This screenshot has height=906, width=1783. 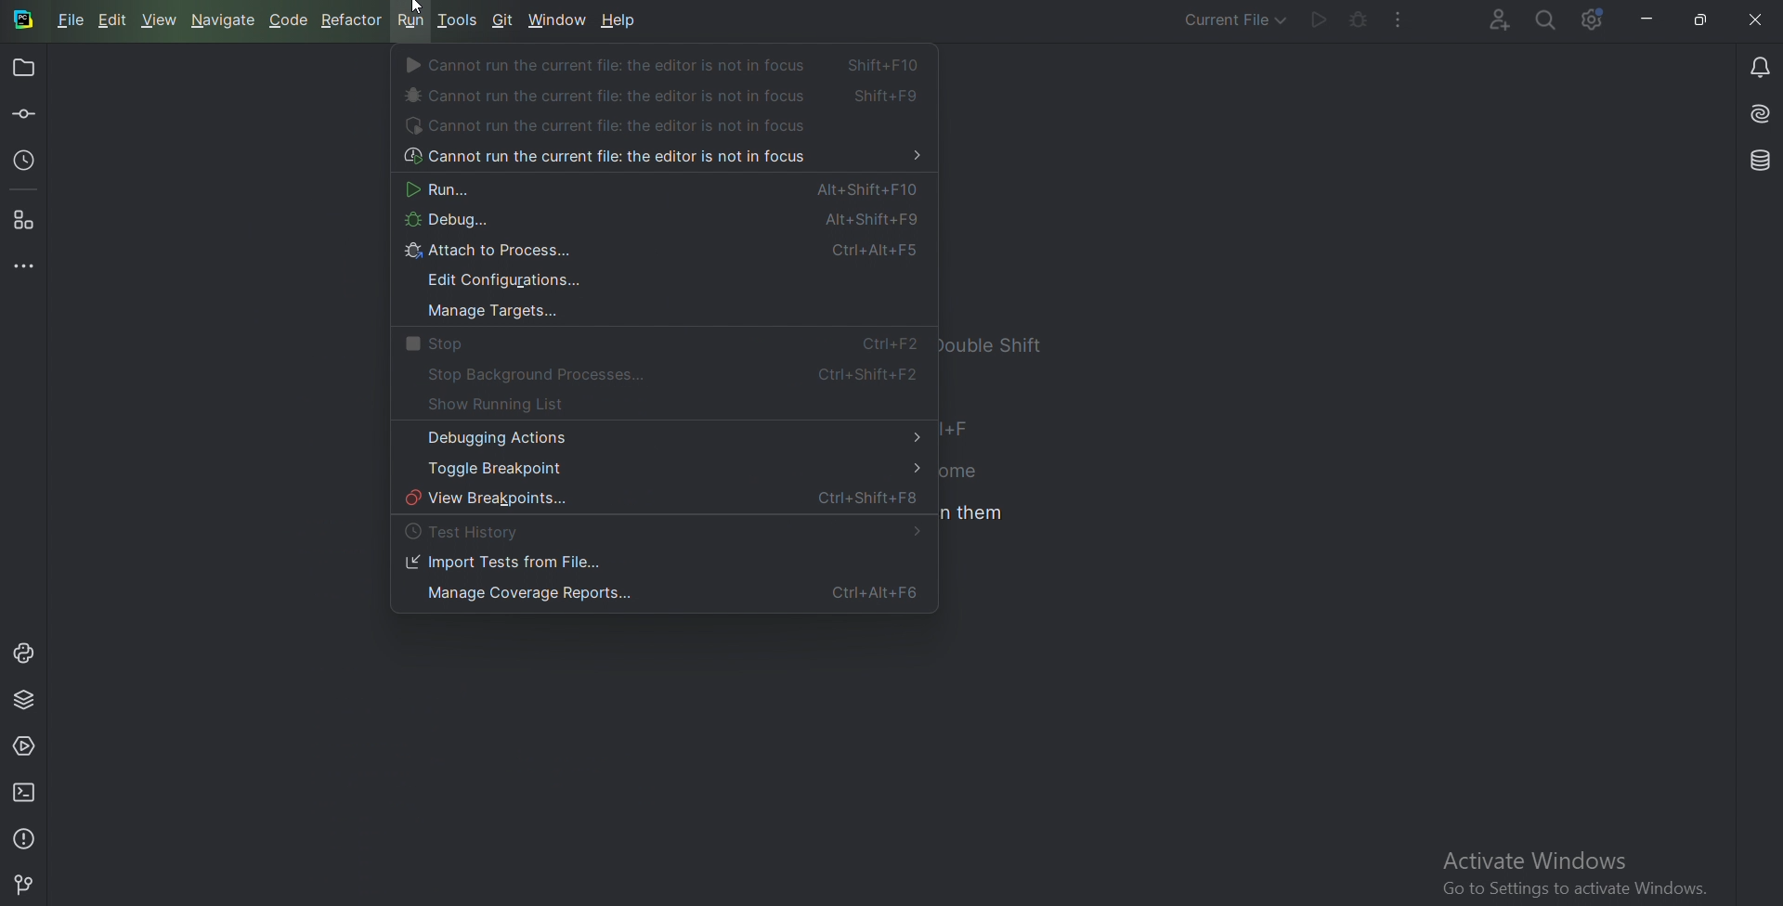 What do you see at coordinates (655, 223) in the screenshot?
I see `Debug` at bounding box center [655, 223].